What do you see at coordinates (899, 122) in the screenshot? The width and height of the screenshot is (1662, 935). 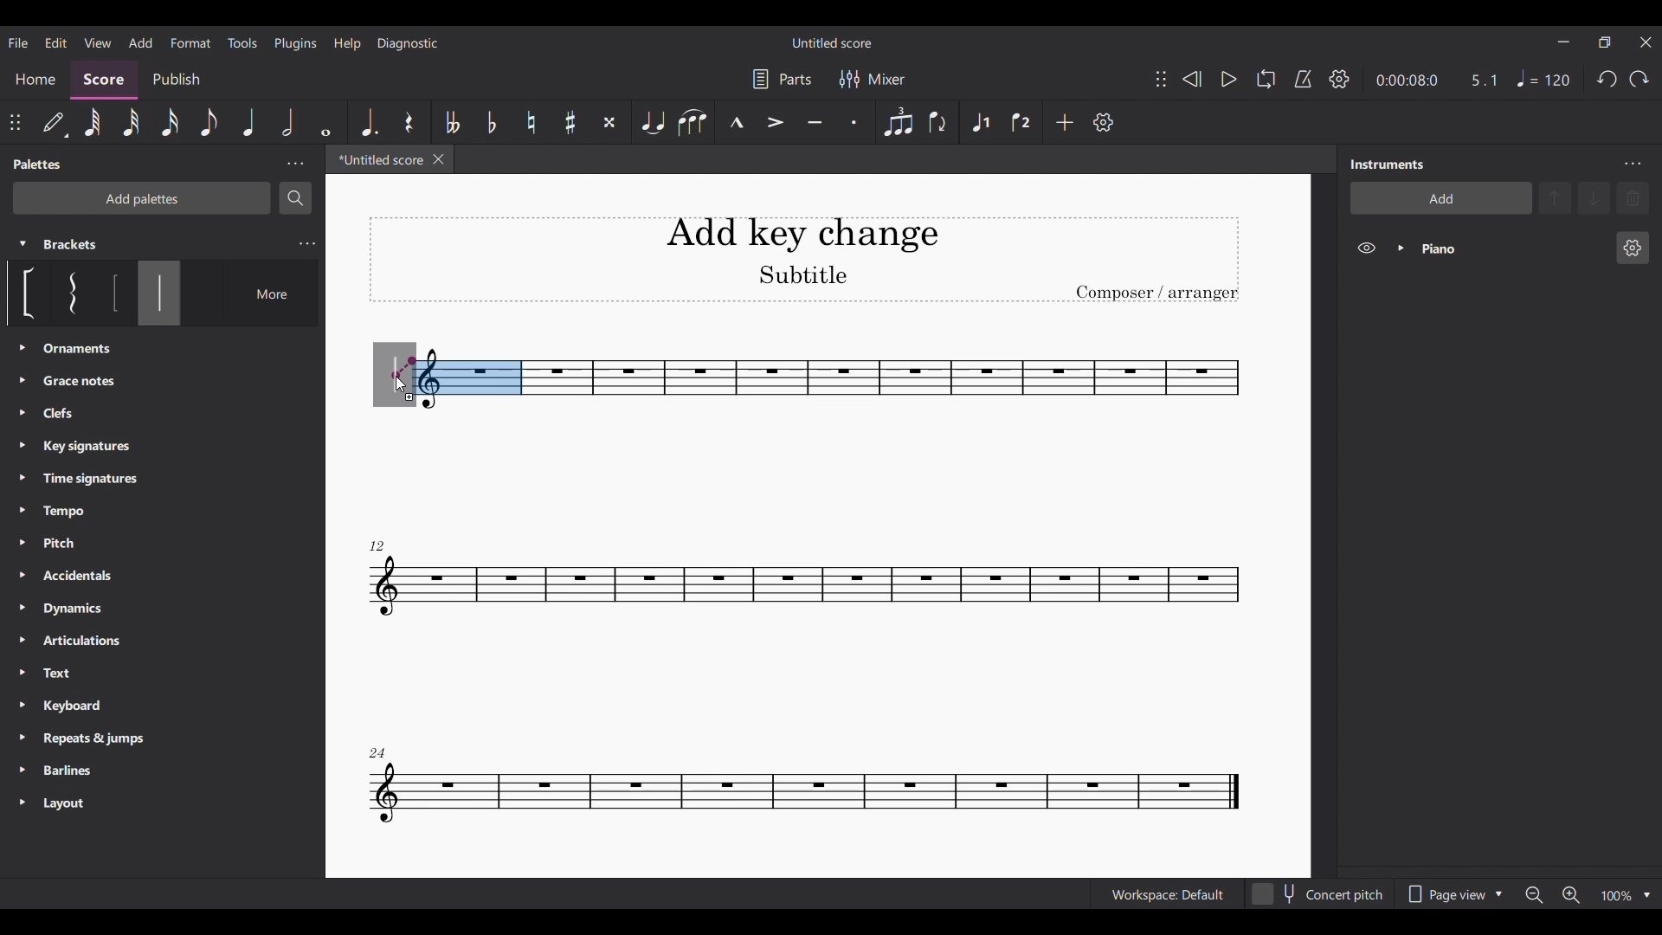 I see `Tuplet` at bounding box center [899, 122].